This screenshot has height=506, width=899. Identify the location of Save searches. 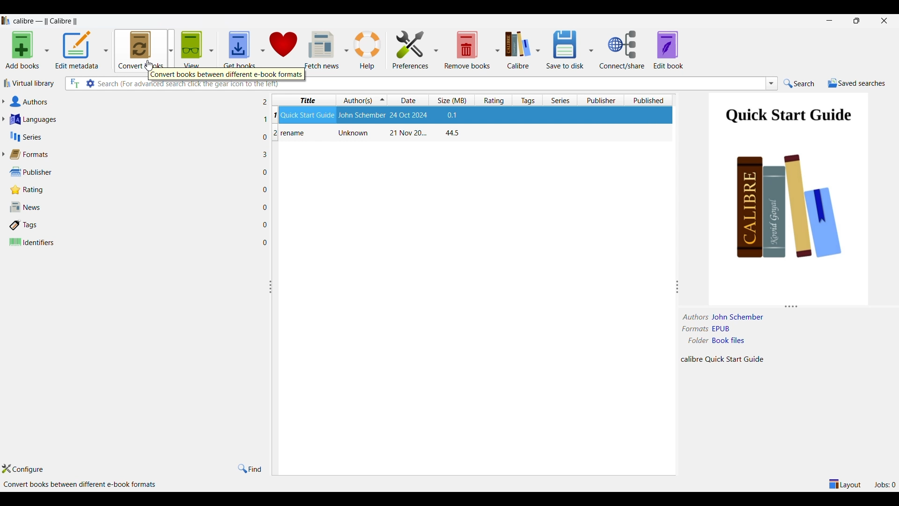
(856, 83).